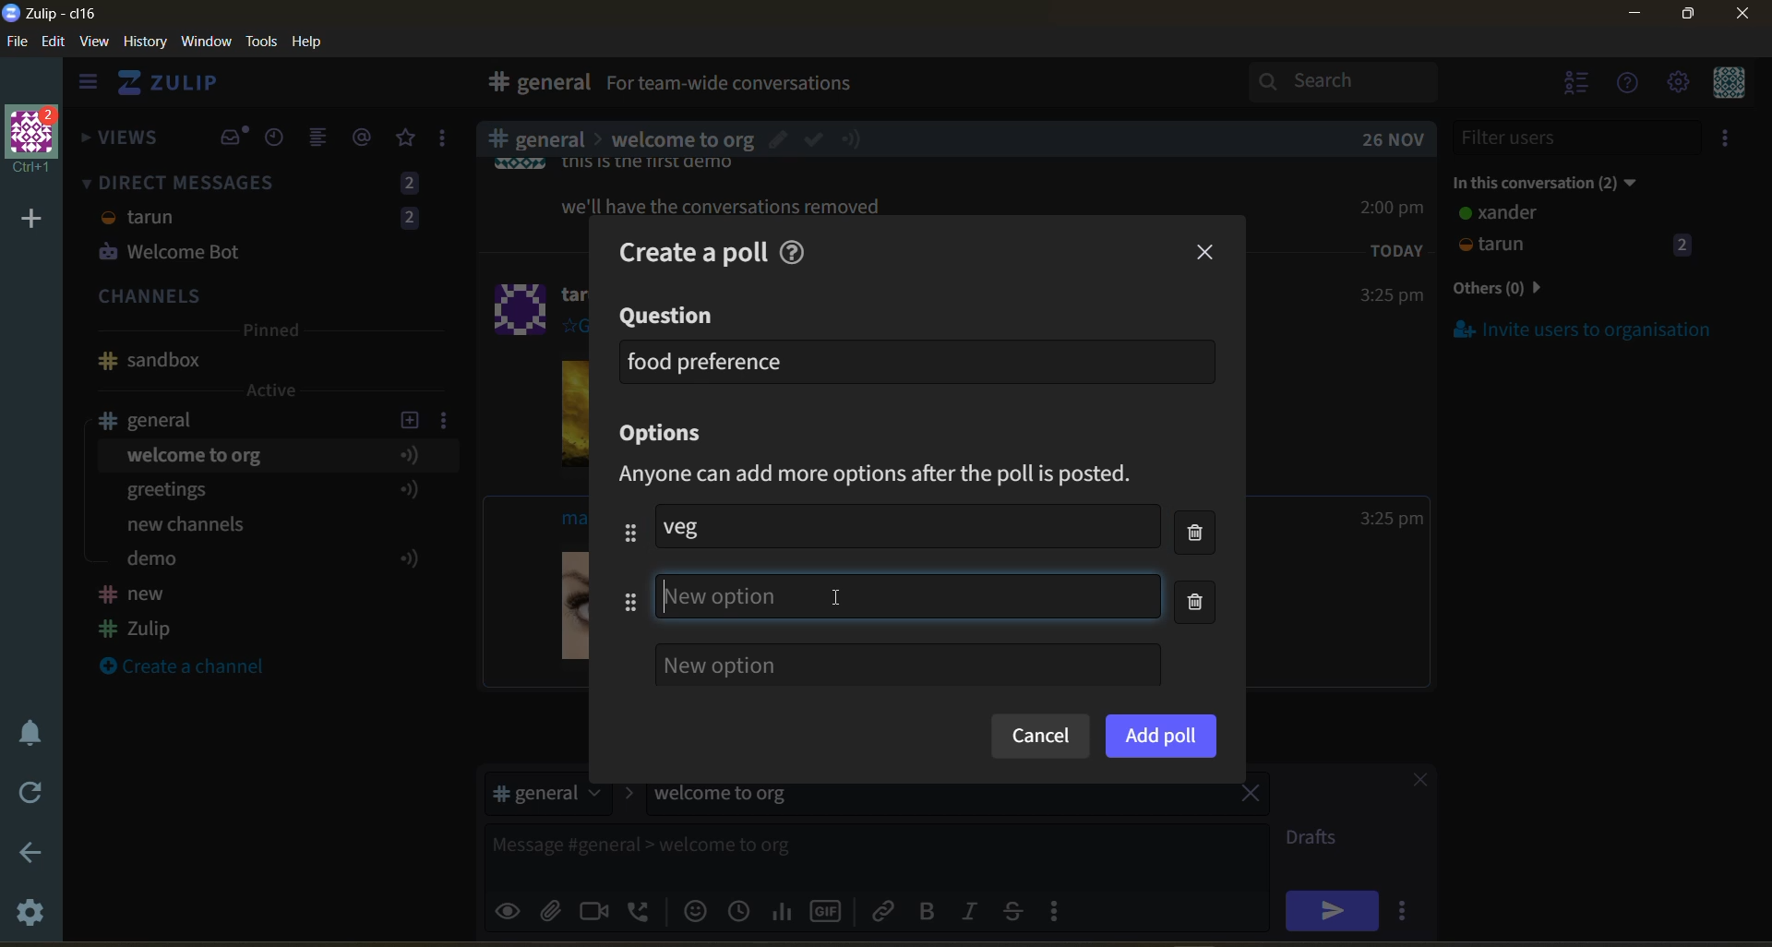 The width and height of the screenshot is (1772, 947). I want to click on add gif, so click(830, 909).